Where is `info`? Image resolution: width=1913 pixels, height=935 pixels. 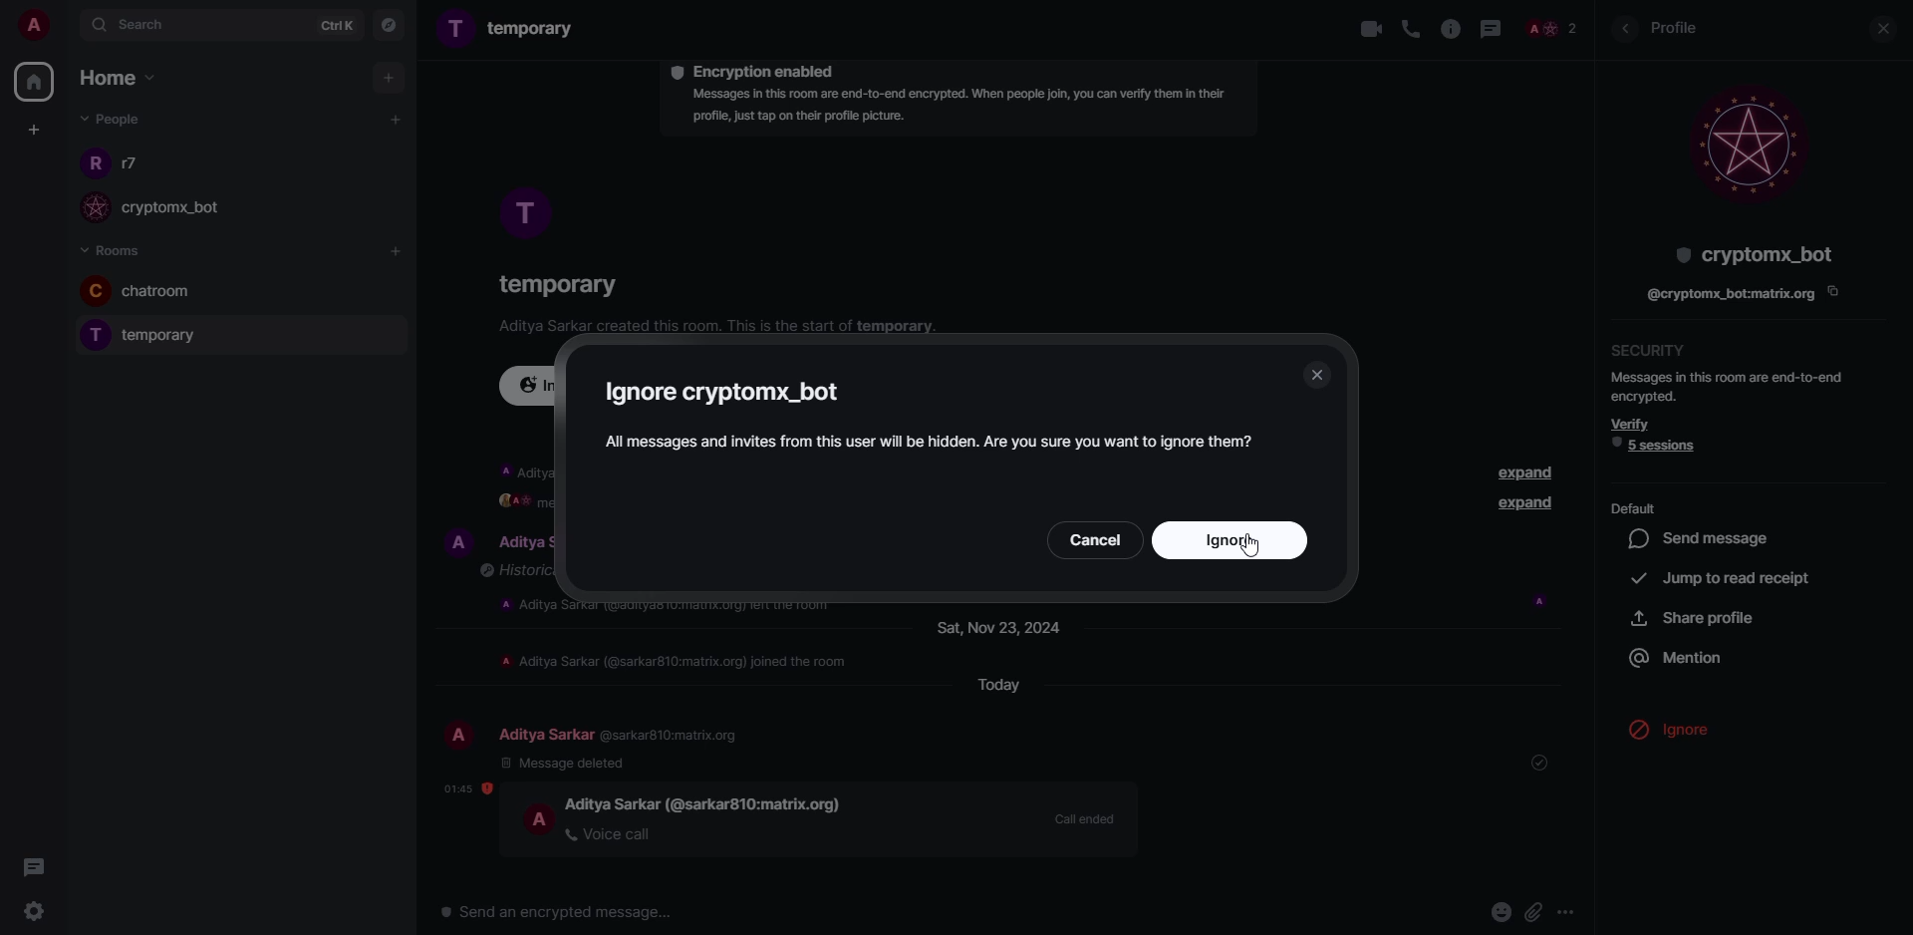 info is located at coordinates (514, 571).